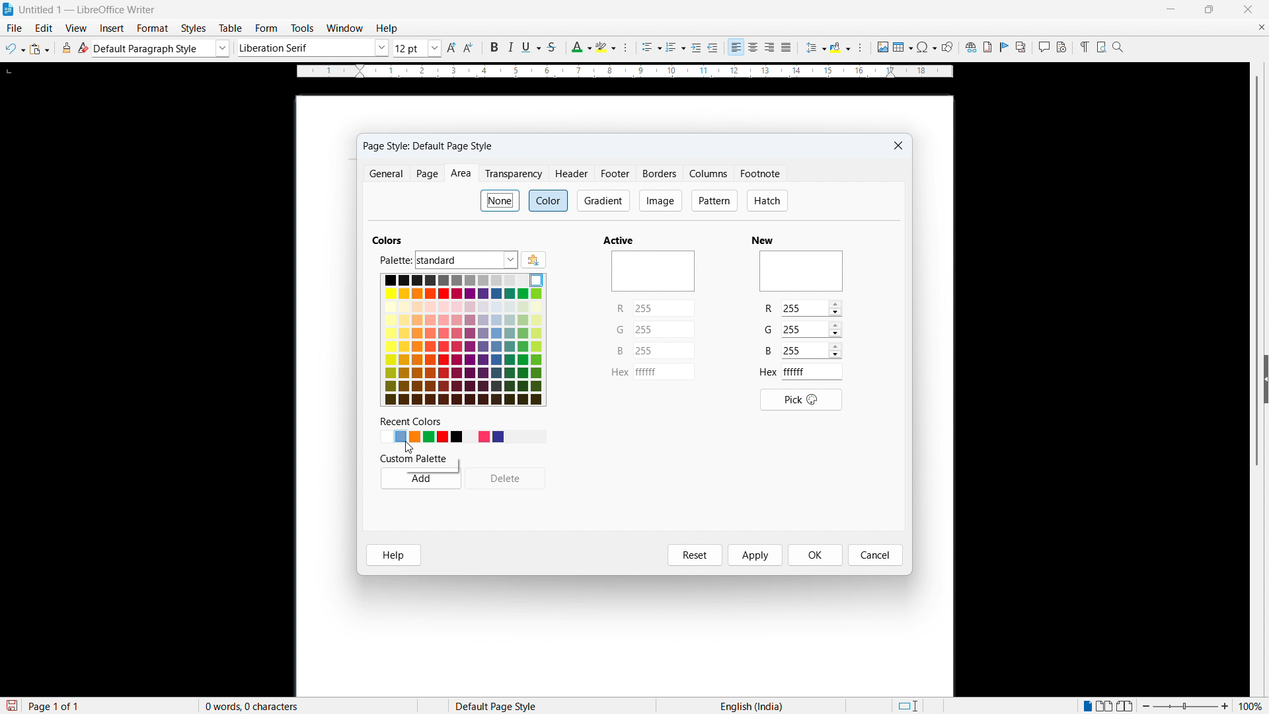 Image resolution: width=1269 pixels, height=714 pixels. I want to click on Reset , so click(695, 555).